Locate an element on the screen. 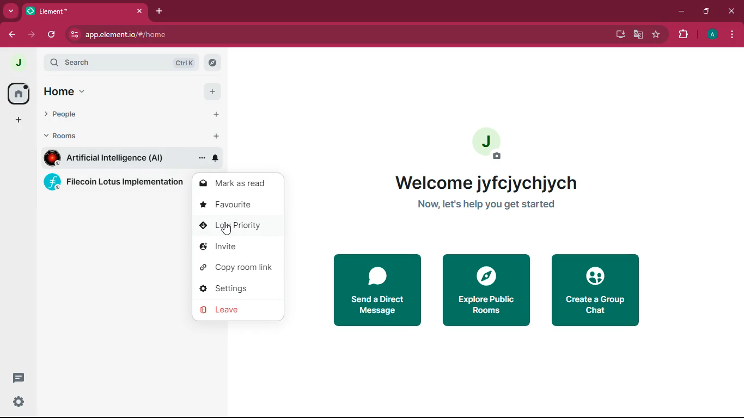  dd is located at coordinates (17, 122).